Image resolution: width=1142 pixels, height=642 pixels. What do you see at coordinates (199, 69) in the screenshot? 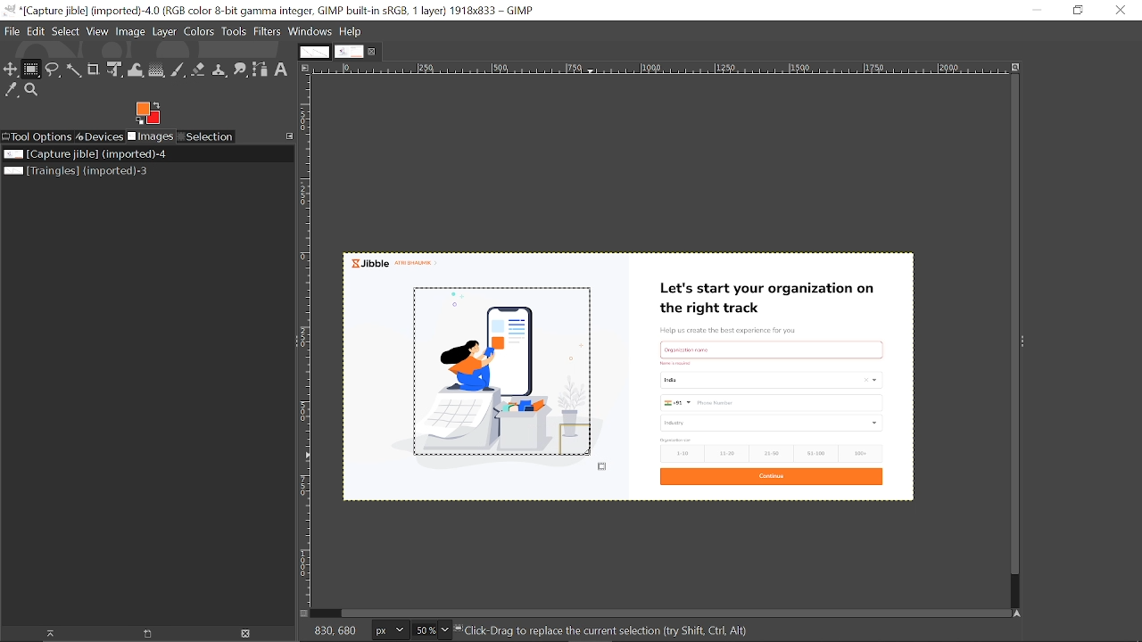
I see `Eraser tool` at bounding box center [199, 69].